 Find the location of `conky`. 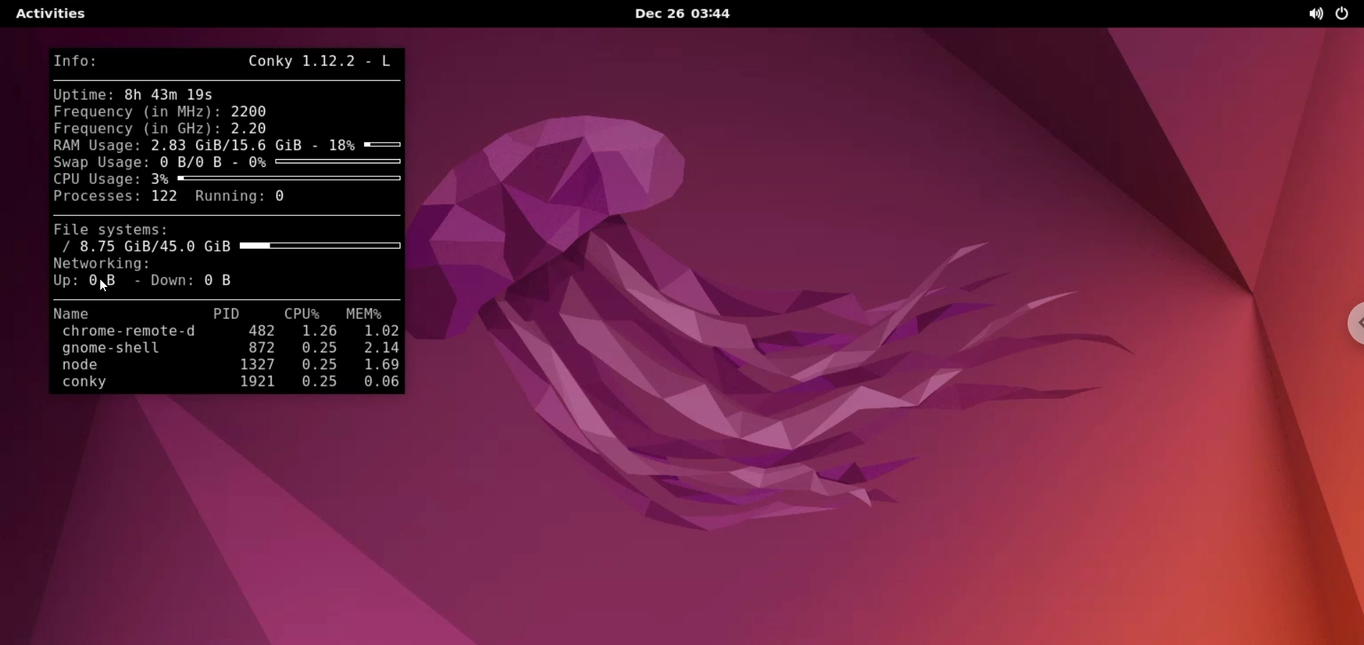

conky is located at coordinates (121, 383).